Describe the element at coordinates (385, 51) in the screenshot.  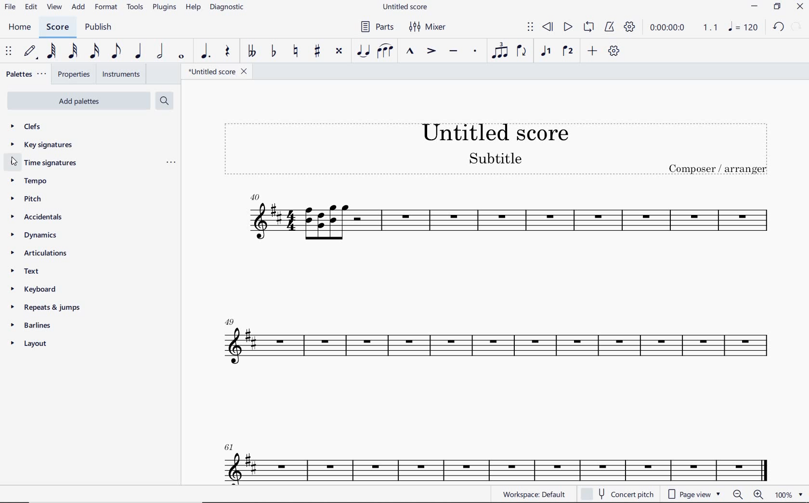
I see `SLUR` at that location.